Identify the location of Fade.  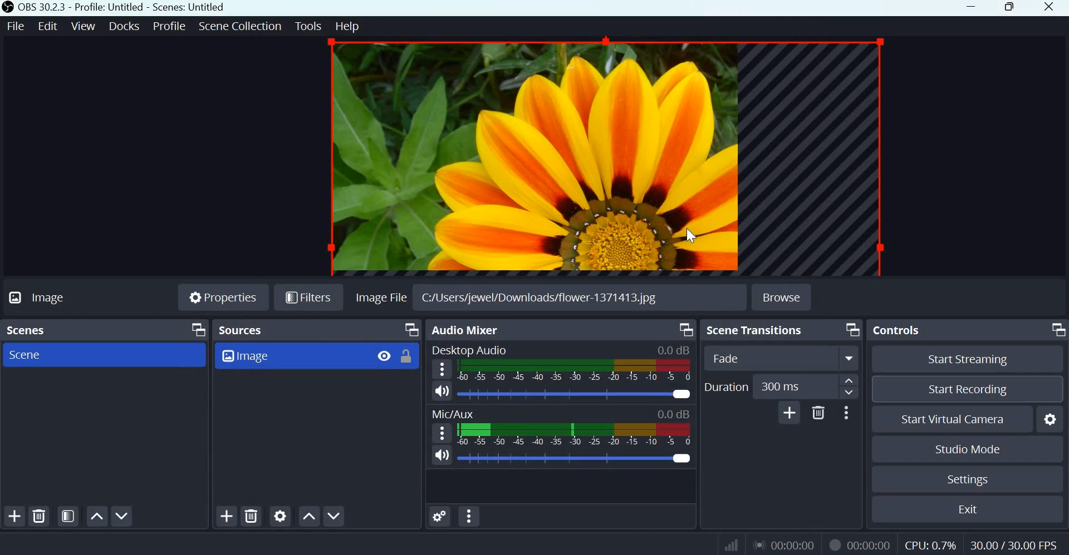
(767, 357).